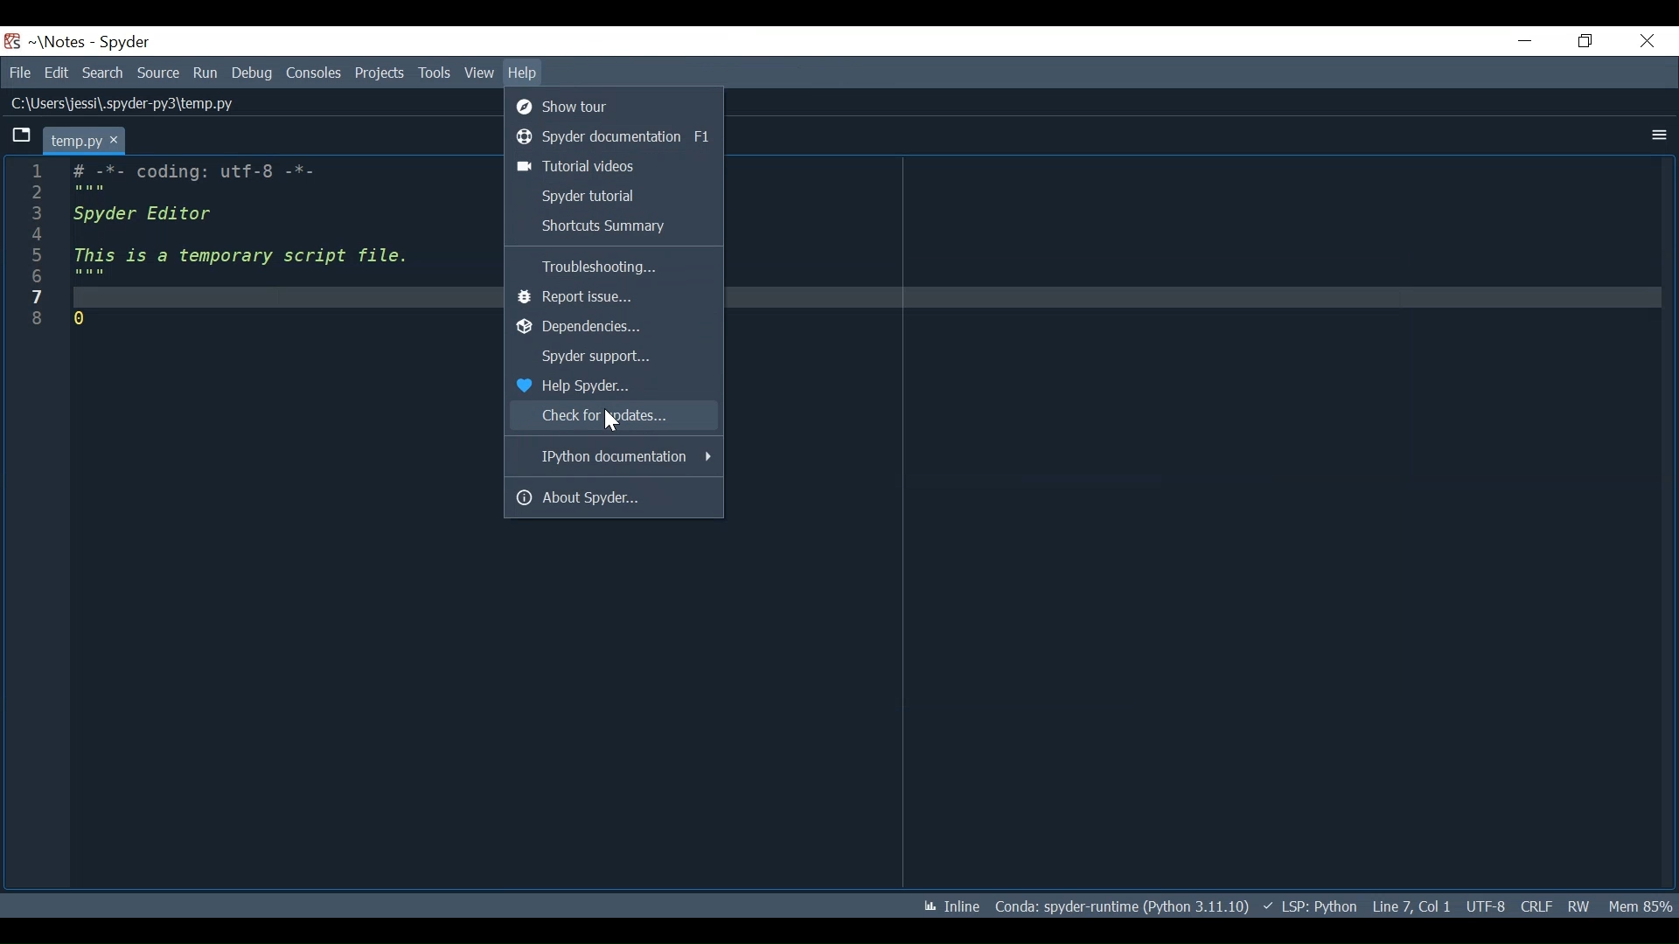 Image resolution: width=1679 pixels, height=944 pixels. Describe the element at coordinates (254, 73) in the screenshot. I see `Debug` at that location.